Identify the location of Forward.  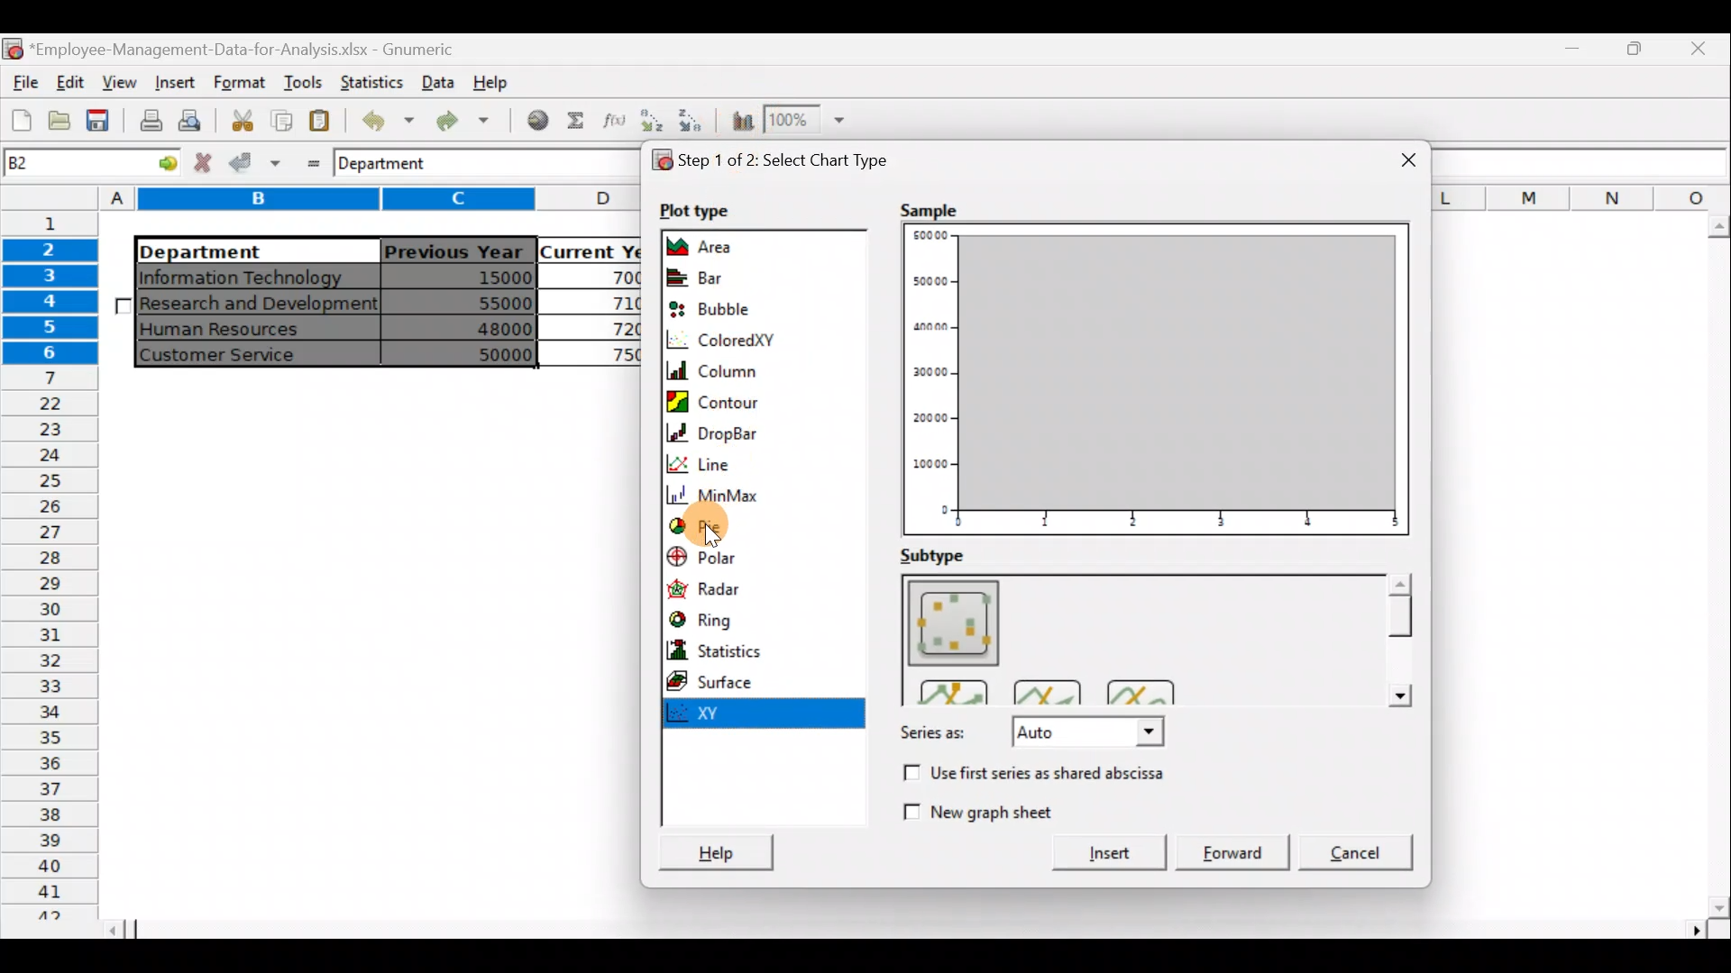
(1234, 846).